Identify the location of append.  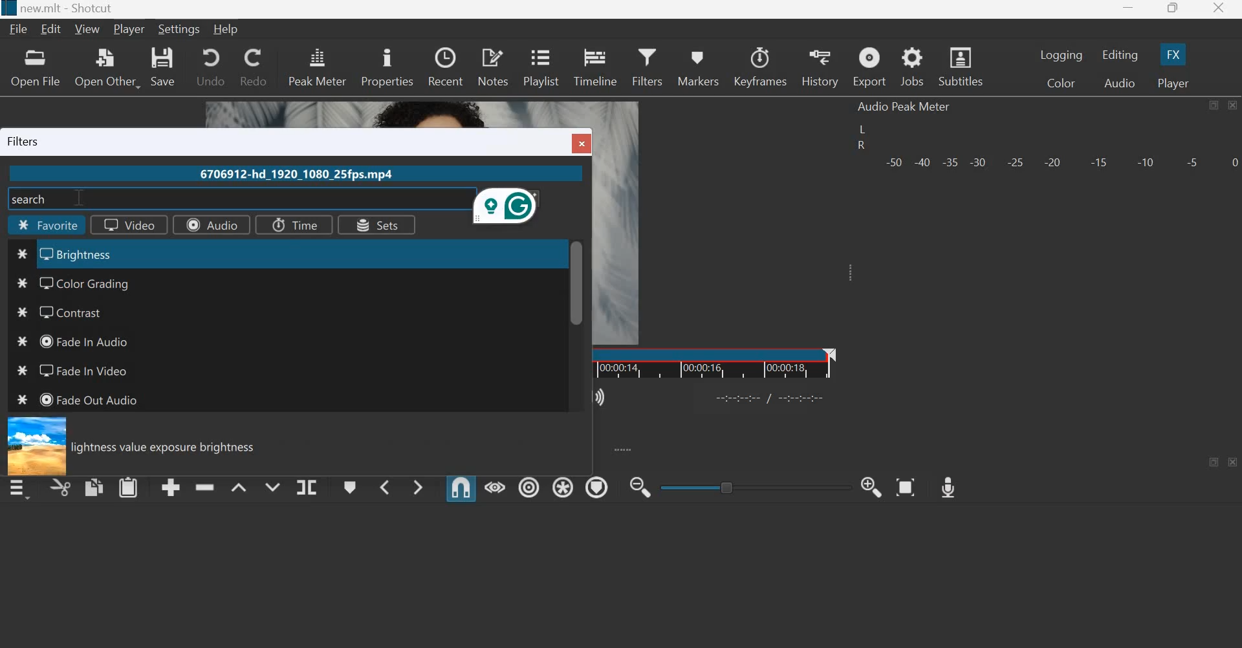
(171, 487).